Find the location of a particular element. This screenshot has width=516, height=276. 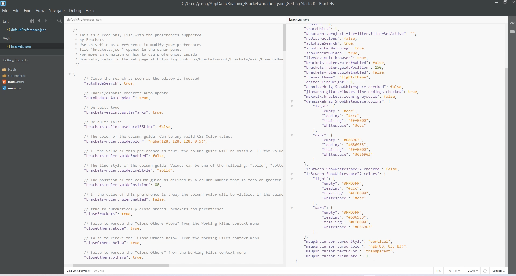

Maximize is located at coordinates (505, 3).